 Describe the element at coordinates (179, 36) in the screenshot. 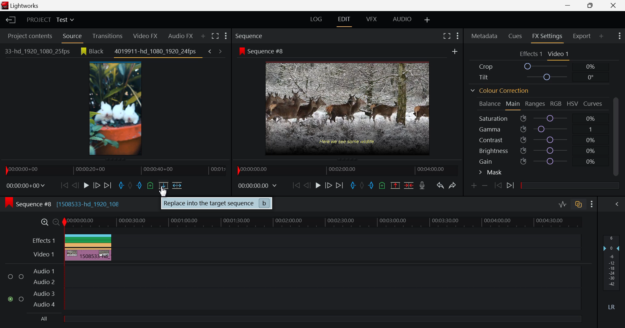

I see `Audio FX` at that location.